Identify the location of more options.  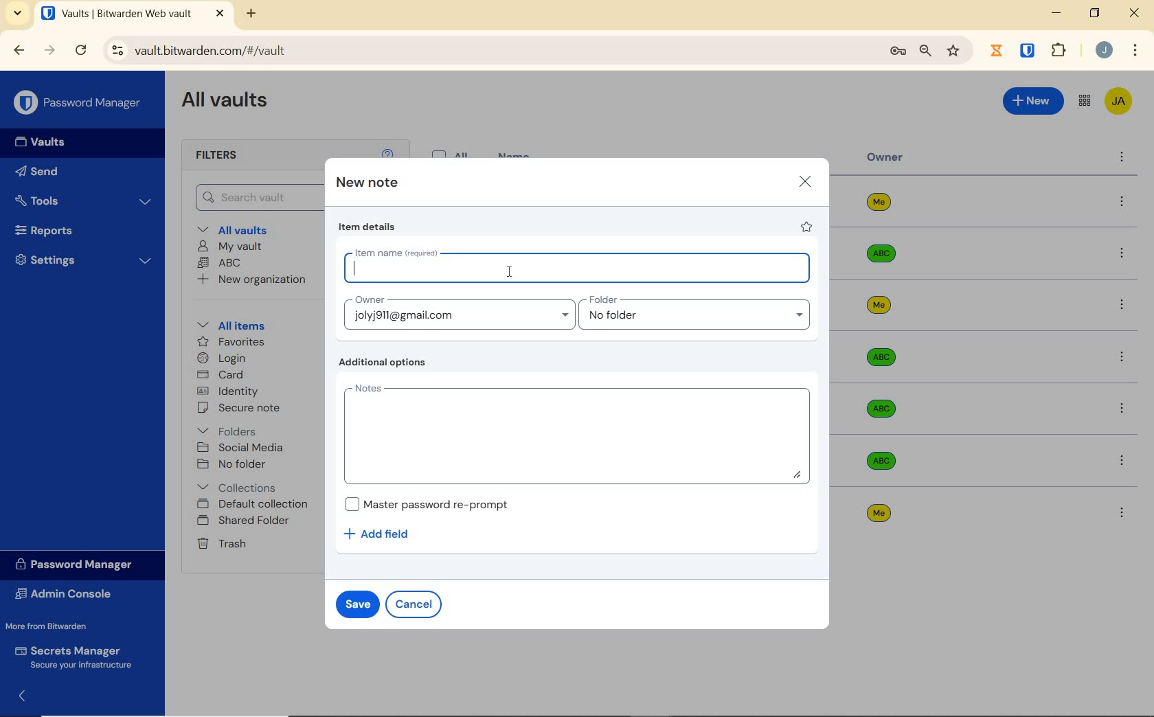
(1122, 512).